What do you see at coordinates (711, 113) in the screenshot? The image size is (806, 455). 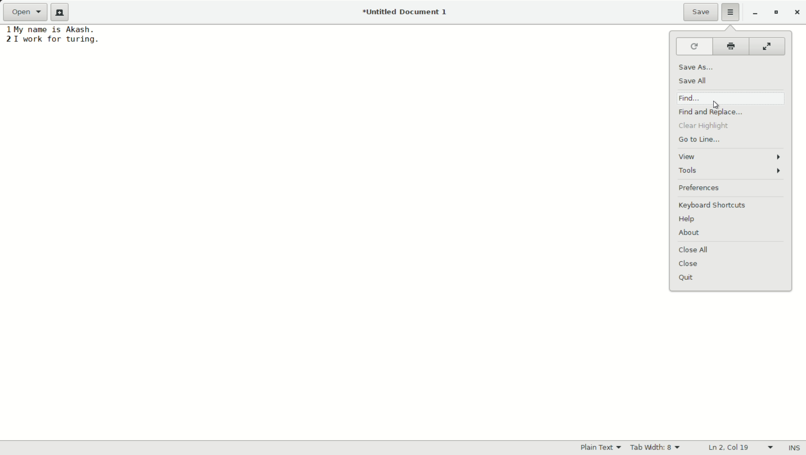 I see `find and replace` at bounding box center [711, 113].